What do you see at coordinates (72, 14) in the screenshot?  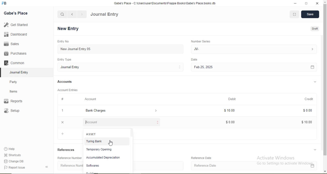 I see `navigate backward` at bounding box center [72, 14].